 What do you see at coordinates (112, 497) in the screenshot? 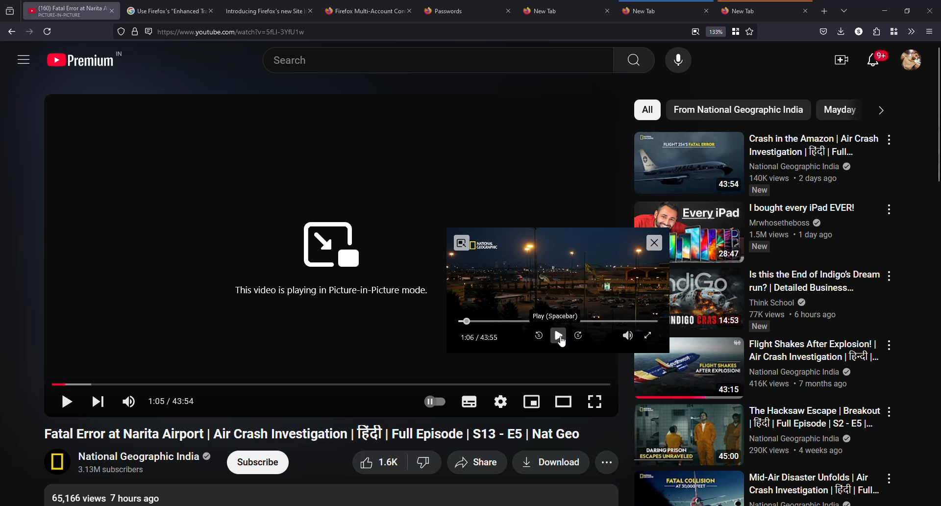
I see `Video info` at bounding box center [112, 497].